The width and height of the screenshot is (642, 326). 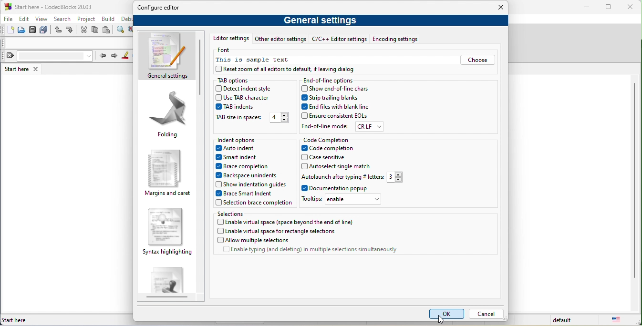 What do you see at coordinates (248, 98) in the screenshot?
I see `use tab character` at bounding box center [248, 98].